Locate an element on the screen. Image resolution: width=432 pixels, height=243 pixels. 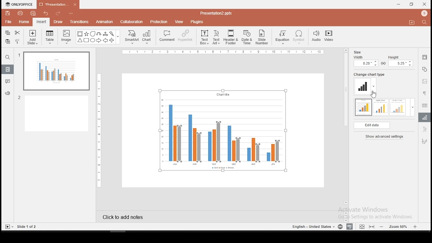
Slides is located at coordinates (21, 227).